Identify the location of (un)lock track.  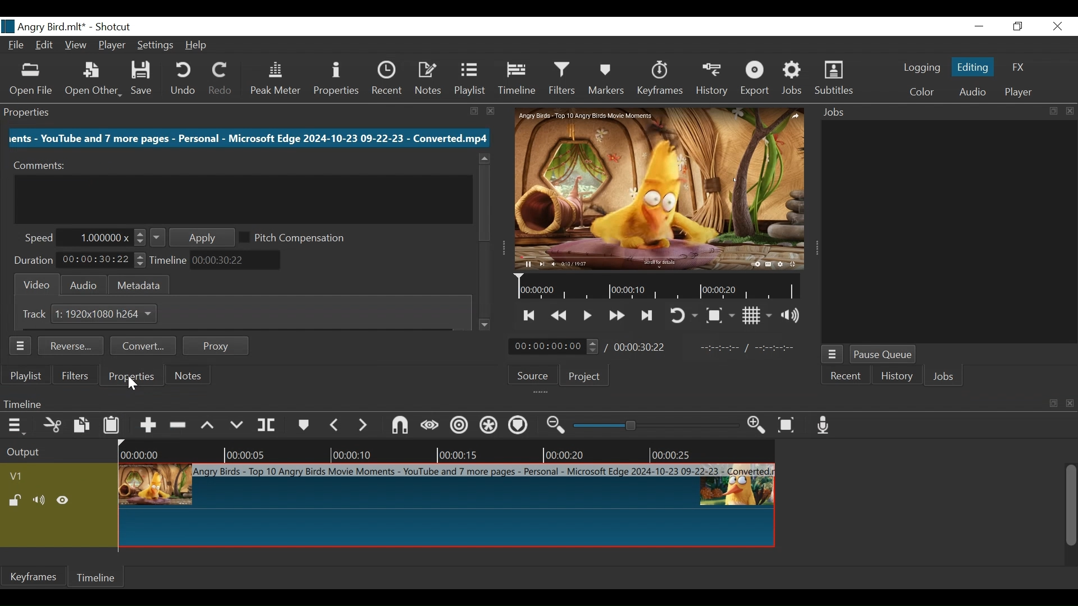
(16, 499).